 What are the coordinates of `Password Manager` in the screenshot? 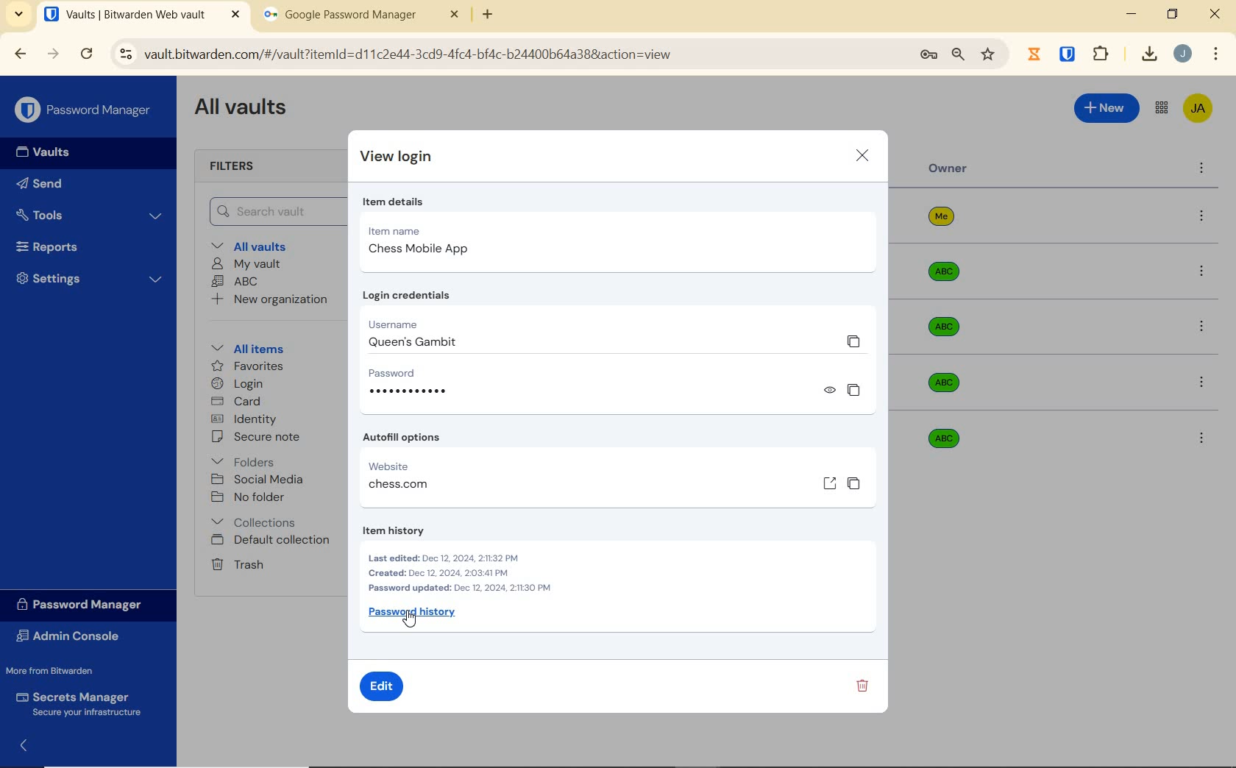 It's located at (86, 110).